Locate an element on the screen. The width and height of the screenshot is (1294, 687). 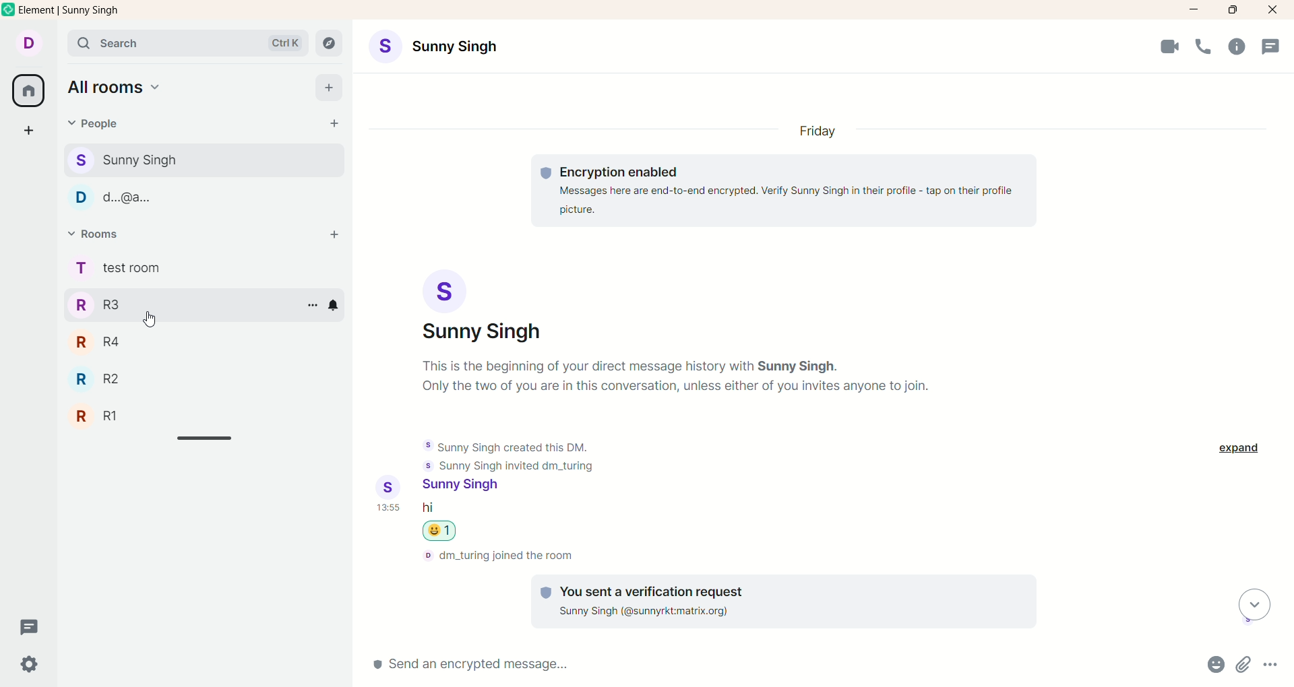
video call is located at coordinates (1168, 47).